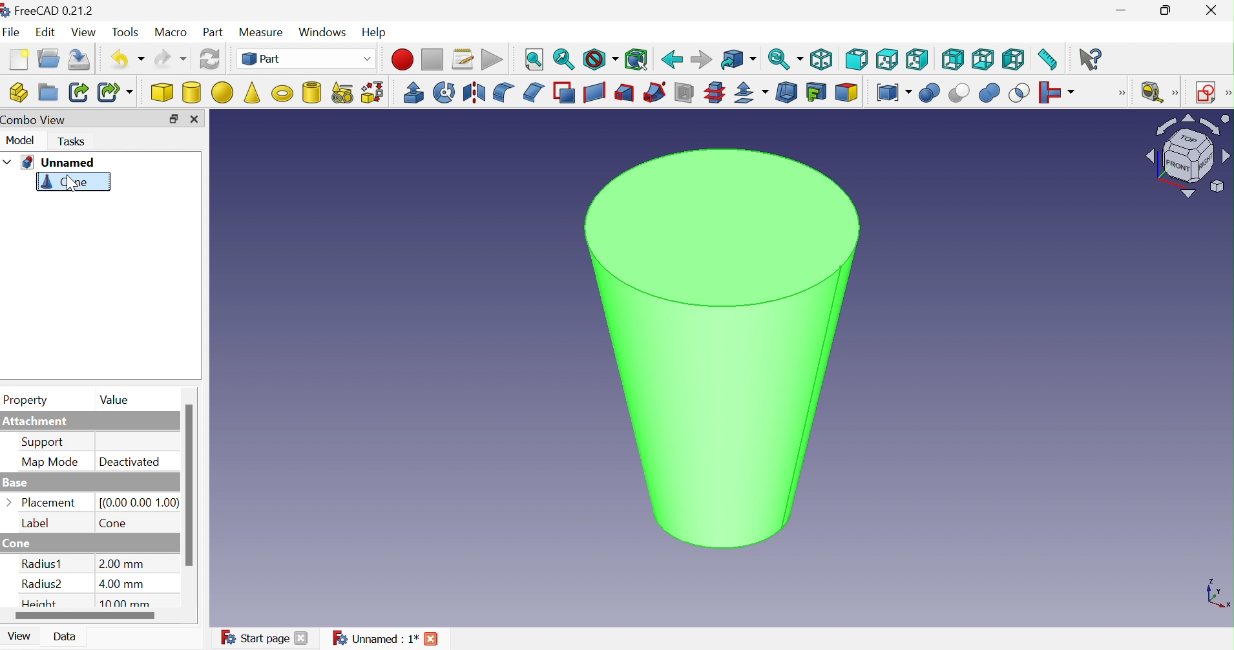  Describe the element at coordinates (129, 461) in the screenshot. I see `Deactivated` at that location.